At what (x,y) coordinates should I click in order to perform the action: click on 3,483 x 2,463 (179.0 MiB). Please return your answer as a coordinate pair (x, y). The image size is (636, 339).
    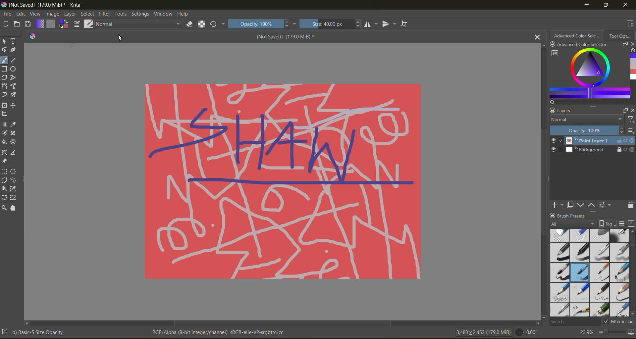
    Looking at the image, I should click on (483, 332).